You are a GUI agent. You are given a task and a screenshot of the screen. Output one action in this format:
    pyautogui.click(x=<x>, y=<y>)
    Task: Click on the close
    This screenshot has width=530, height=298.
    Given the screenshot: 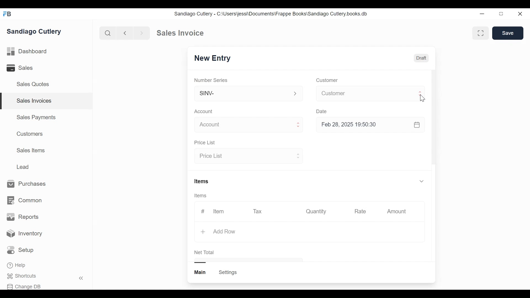 What is the action you would take?
    pyautogui.click(x=521, y=14)
    